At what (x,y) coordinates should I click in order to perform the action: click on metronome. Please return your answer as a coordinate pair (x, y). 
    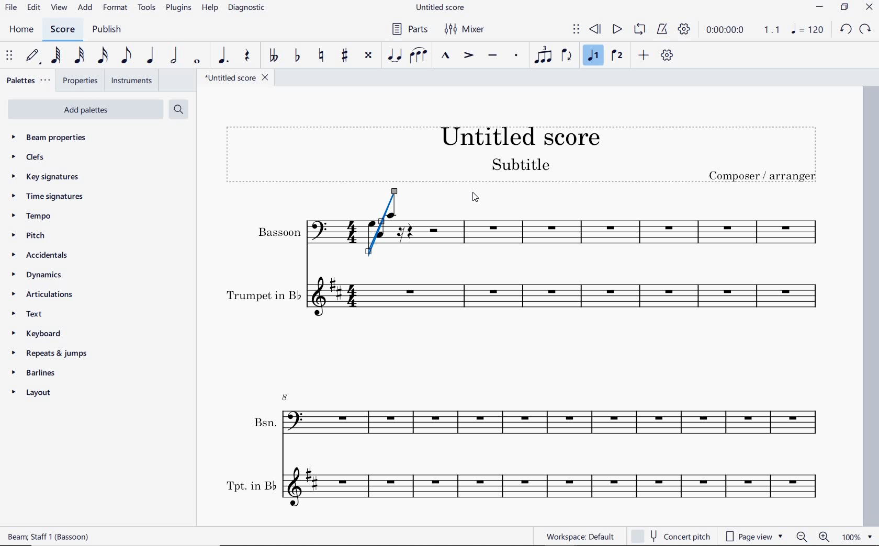
    Looking at the image, I should click on (663, 30).